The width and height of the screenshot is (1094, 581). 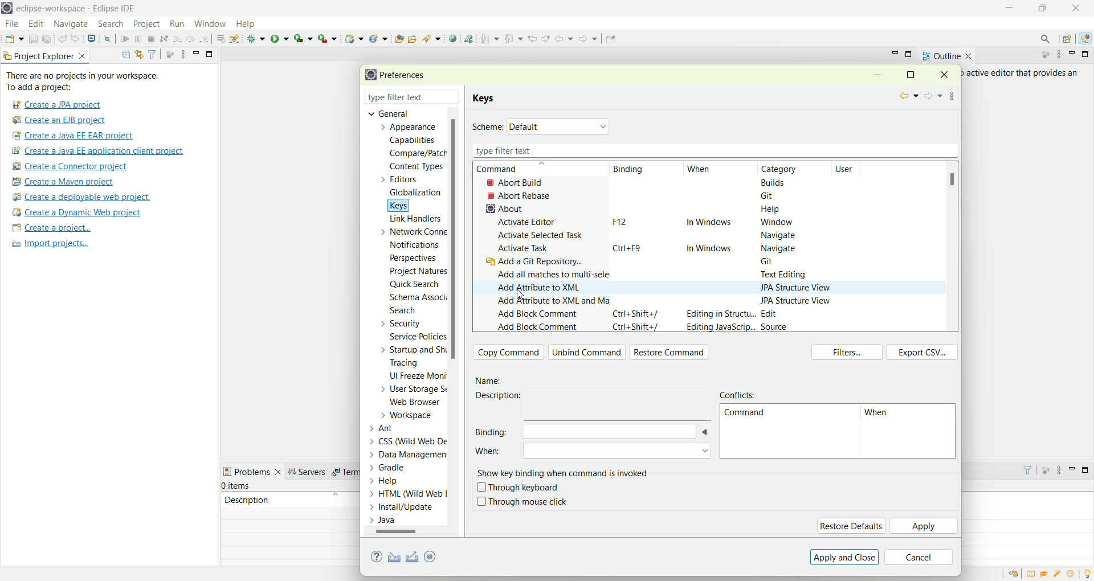 I want to click on samples, so click(x=1059, y=574).